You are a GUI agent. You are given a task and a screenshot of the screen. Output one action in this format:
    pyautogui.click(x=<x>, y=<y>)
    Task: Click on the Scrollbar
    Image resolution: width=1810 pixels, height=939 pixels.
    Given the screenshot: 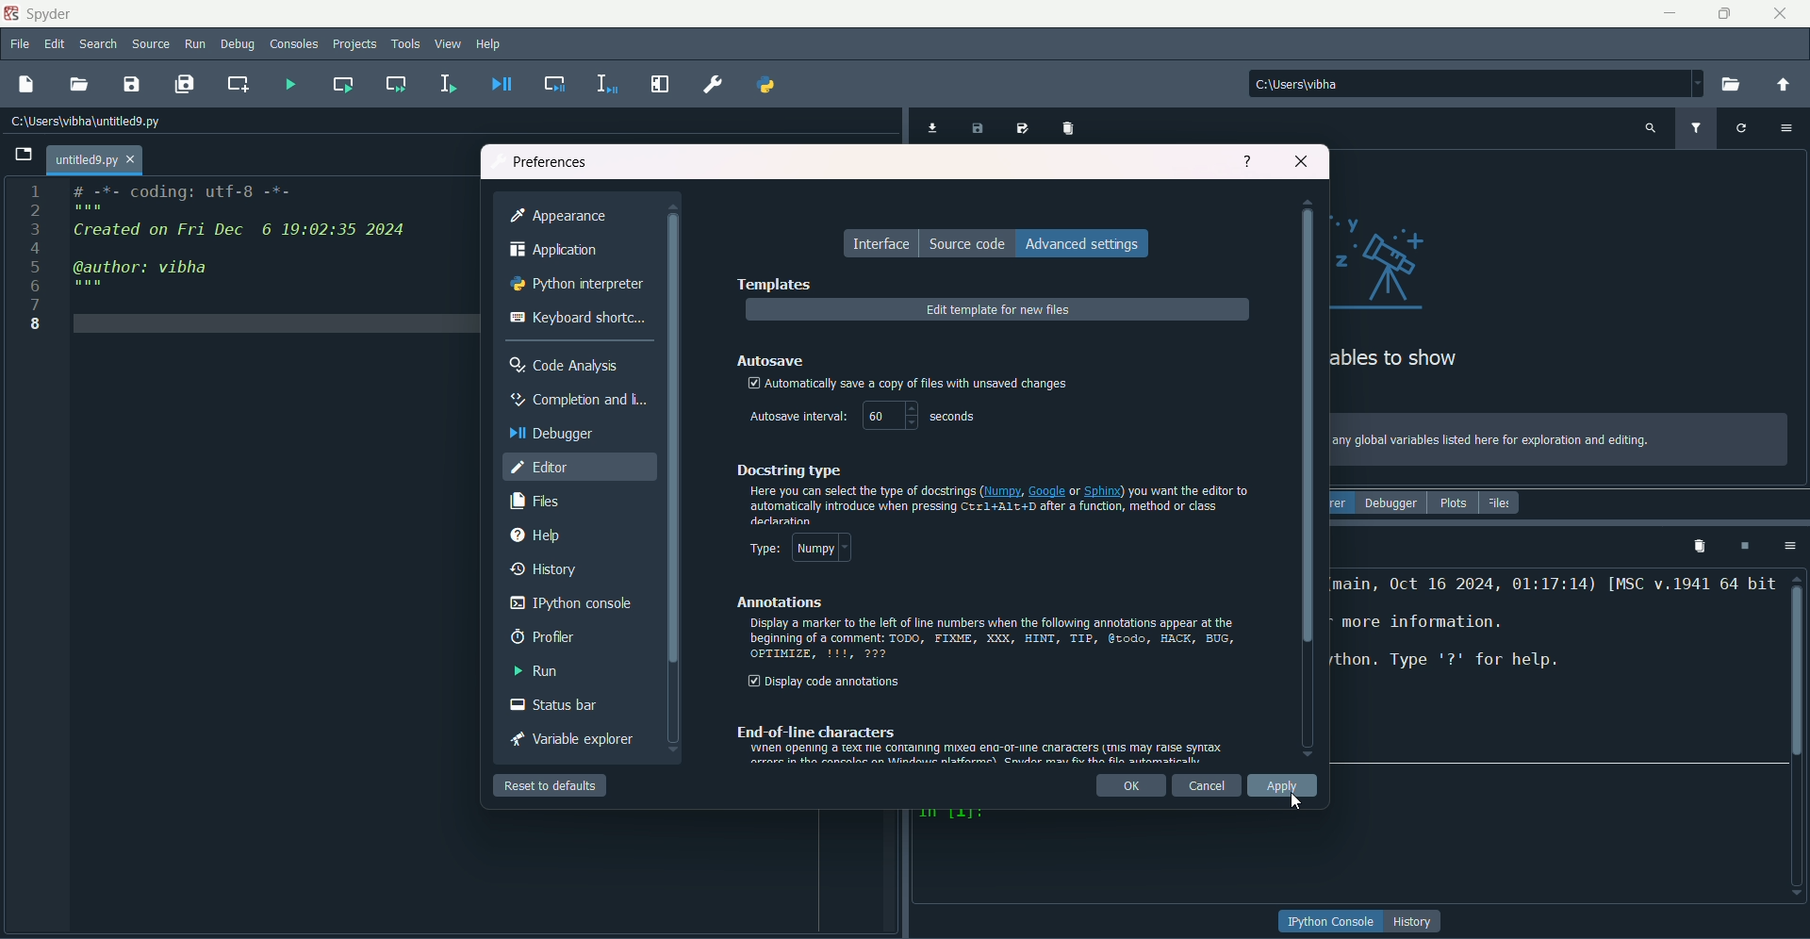 What is the action you would take?
    pyautogui.click(x=674, y=438)
    